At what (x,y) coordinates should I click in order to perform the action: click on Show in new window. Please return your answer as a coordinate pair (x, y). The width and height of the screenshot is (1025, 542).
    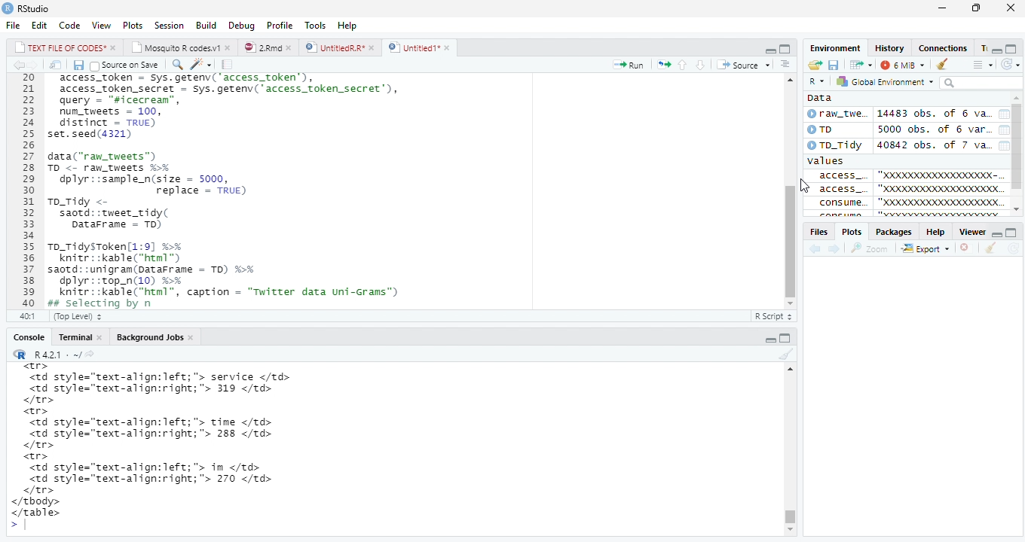
    Looking at the image, I should click on (857, 65).